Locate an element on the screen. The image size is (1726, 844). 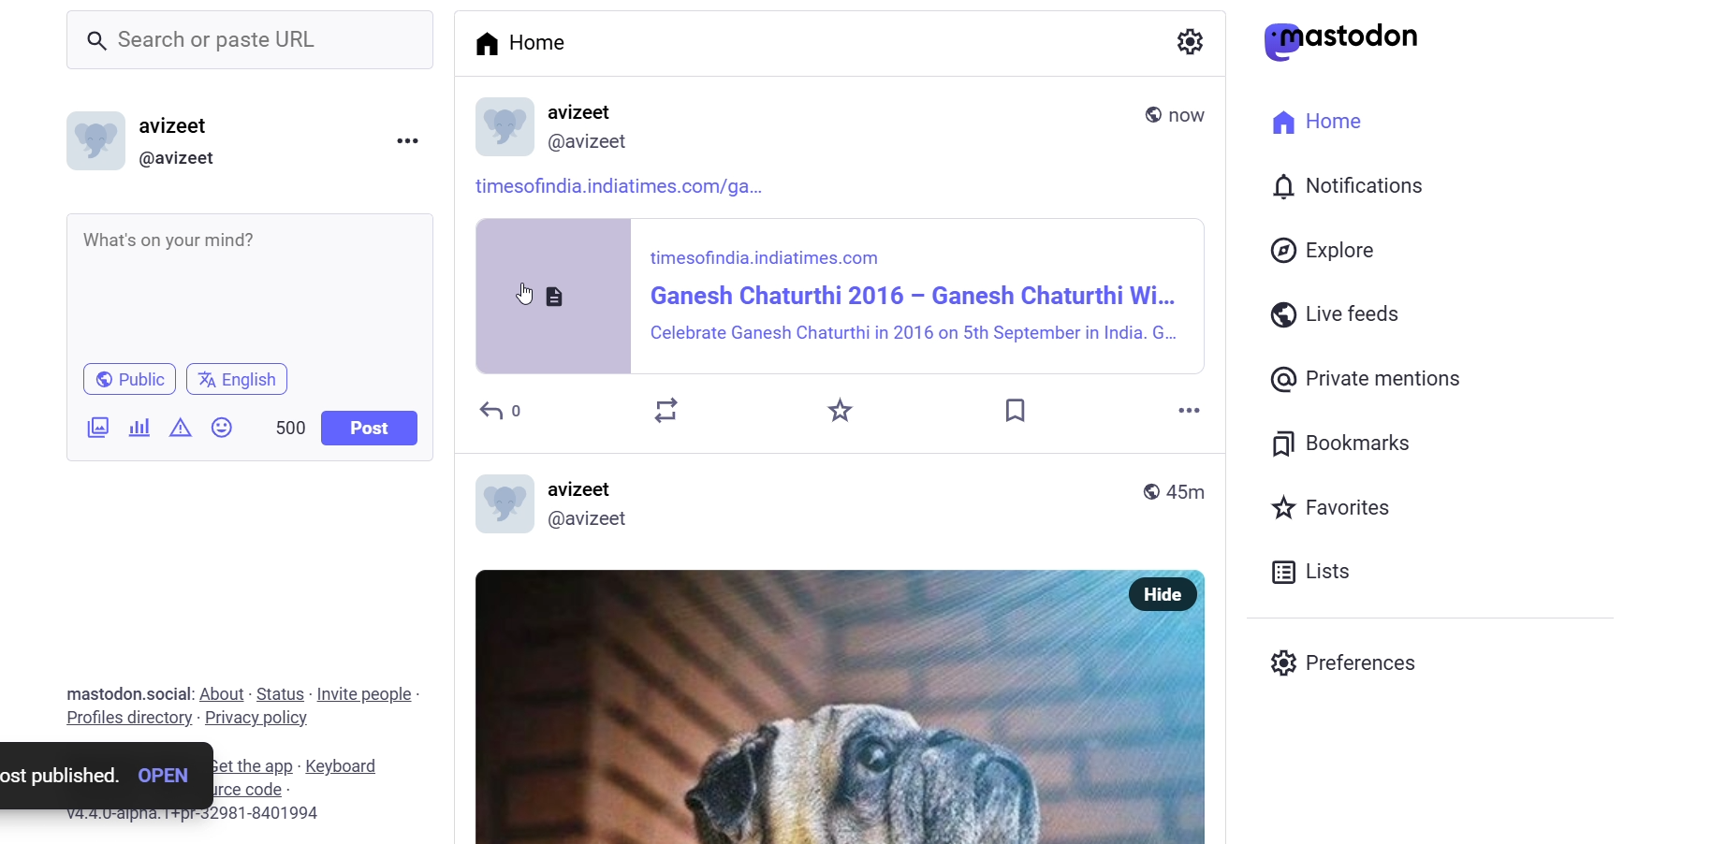
public is located at coordinates (1146, 116).